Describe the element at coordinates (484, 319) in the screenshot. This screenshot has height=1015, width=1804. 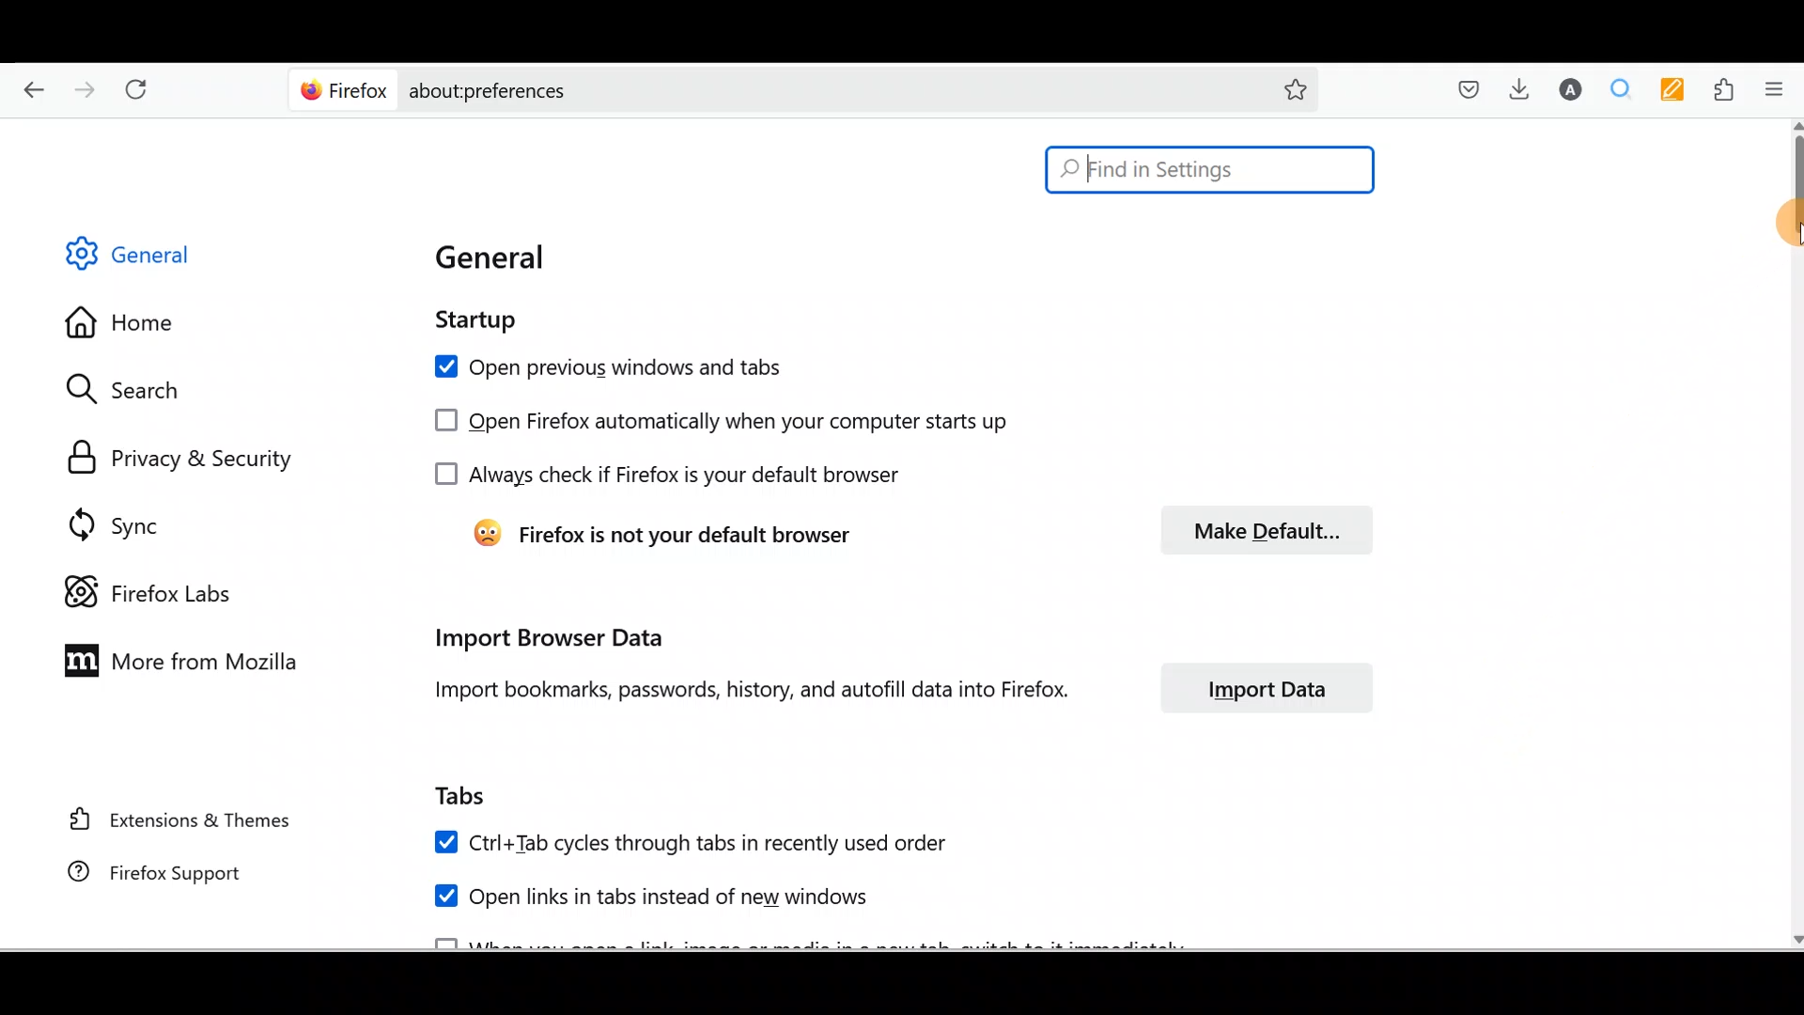
I see `Startup` at that location.